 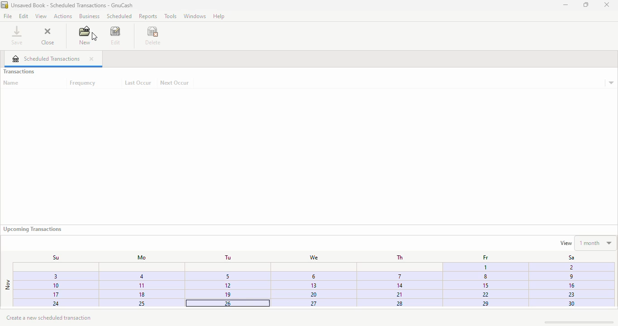 I want to click on 22, so click(x=485, y=294).